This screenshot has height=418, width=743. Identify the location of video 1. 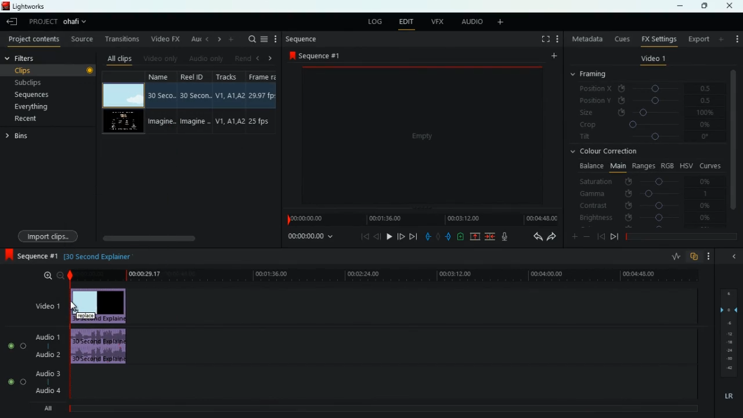
(654, 59).